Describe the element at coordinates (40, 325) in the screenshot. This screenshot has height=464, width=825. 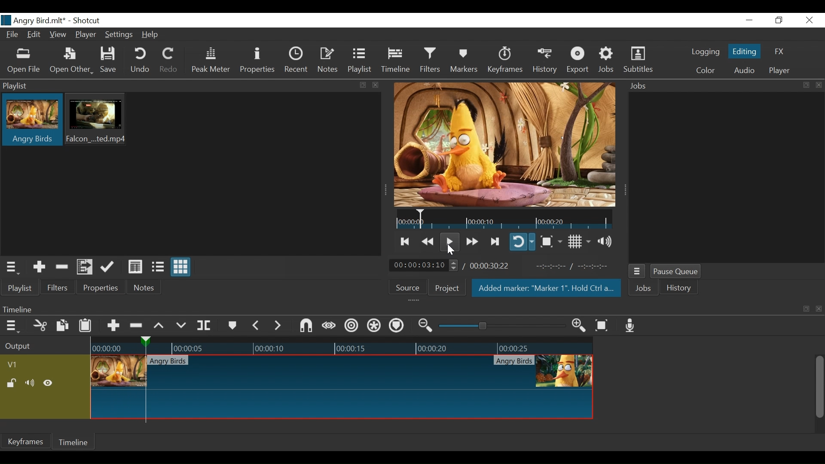
I see `Cut` at that location.